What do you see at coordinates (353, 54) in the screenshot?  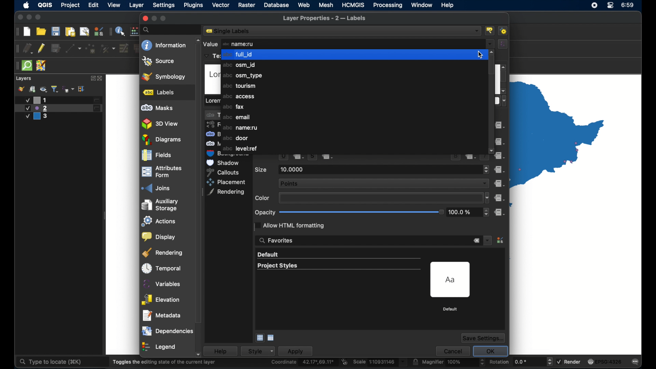 I see `full_id` at bounding box center [353, 54].